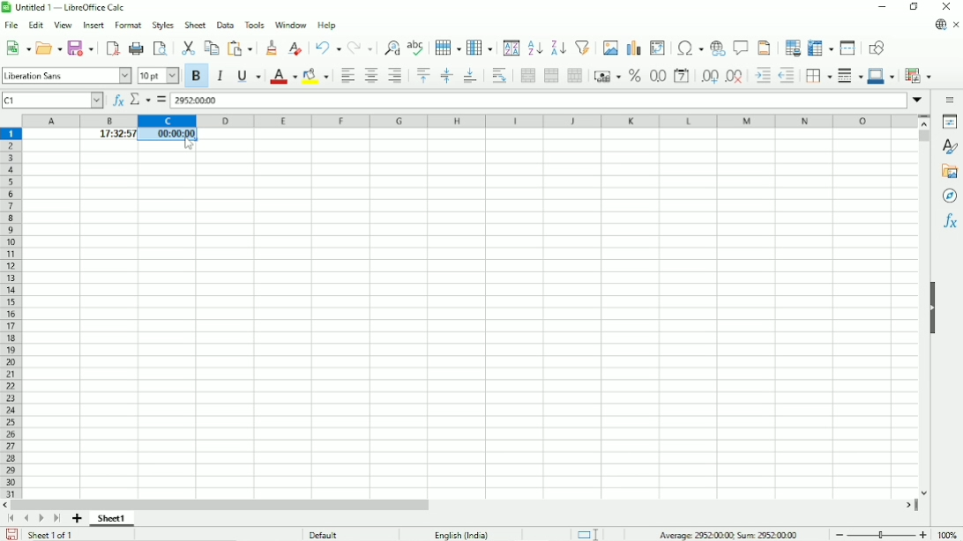 Image resolution: width=963 pixels, height=541 pixels. Describe the element at coordinates (139, 100) in the screenshot. I see `Select function` at that location.